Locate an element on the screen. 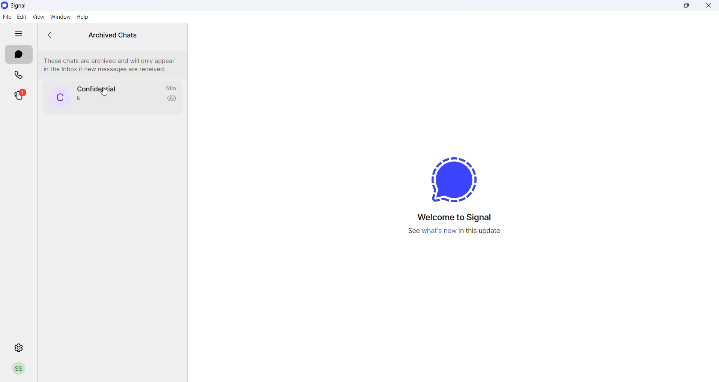 The width and height of the screenshot is (719, 382). go back is located at coordinates (53, 35).